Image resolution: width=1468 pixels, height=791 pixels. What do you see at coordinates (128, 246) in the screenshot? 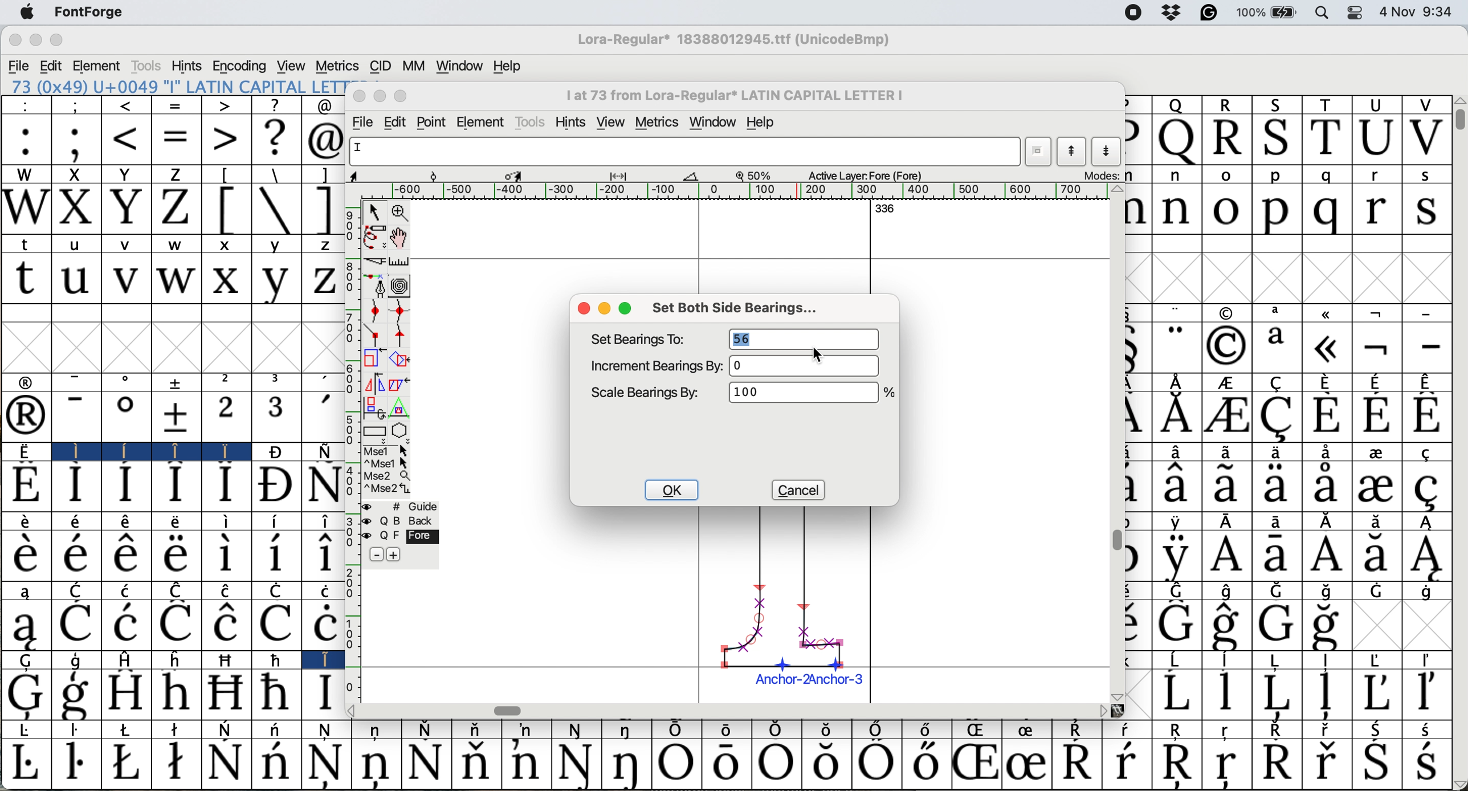
I see `v` at bounding box center [128, 246].